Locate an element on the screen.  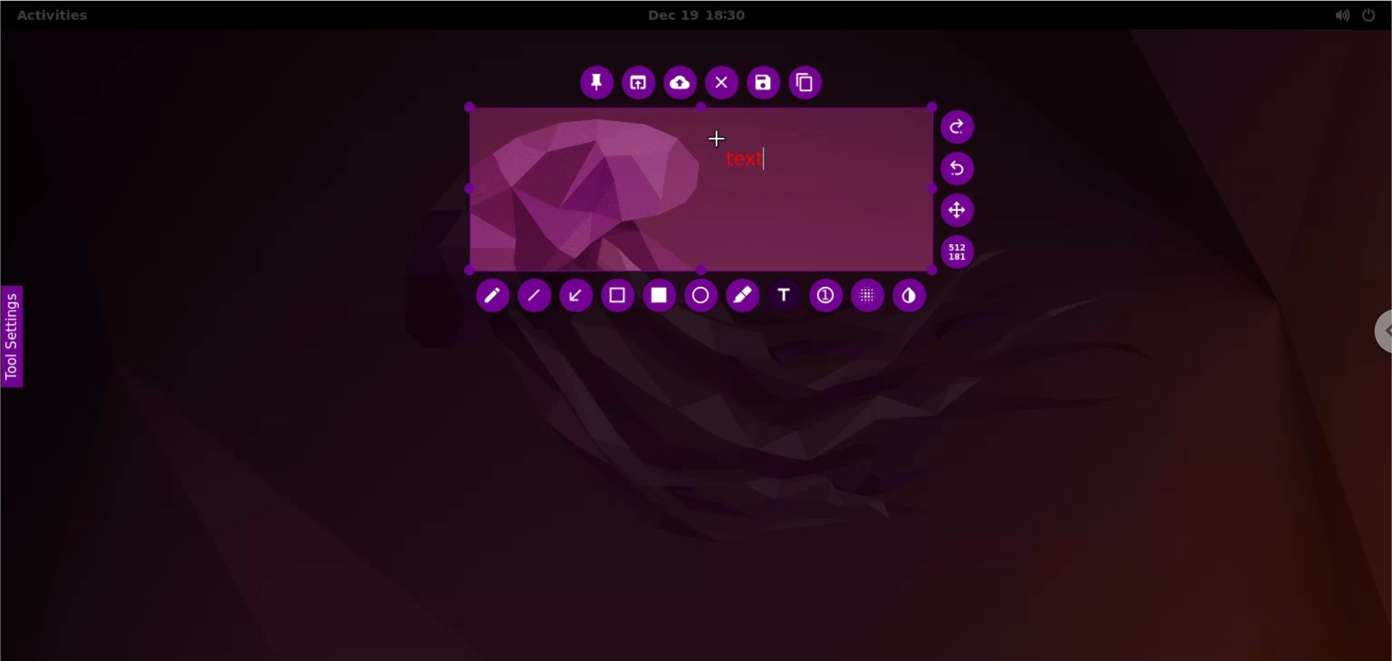
copy to clipboard is located at coordinates (810, 83).